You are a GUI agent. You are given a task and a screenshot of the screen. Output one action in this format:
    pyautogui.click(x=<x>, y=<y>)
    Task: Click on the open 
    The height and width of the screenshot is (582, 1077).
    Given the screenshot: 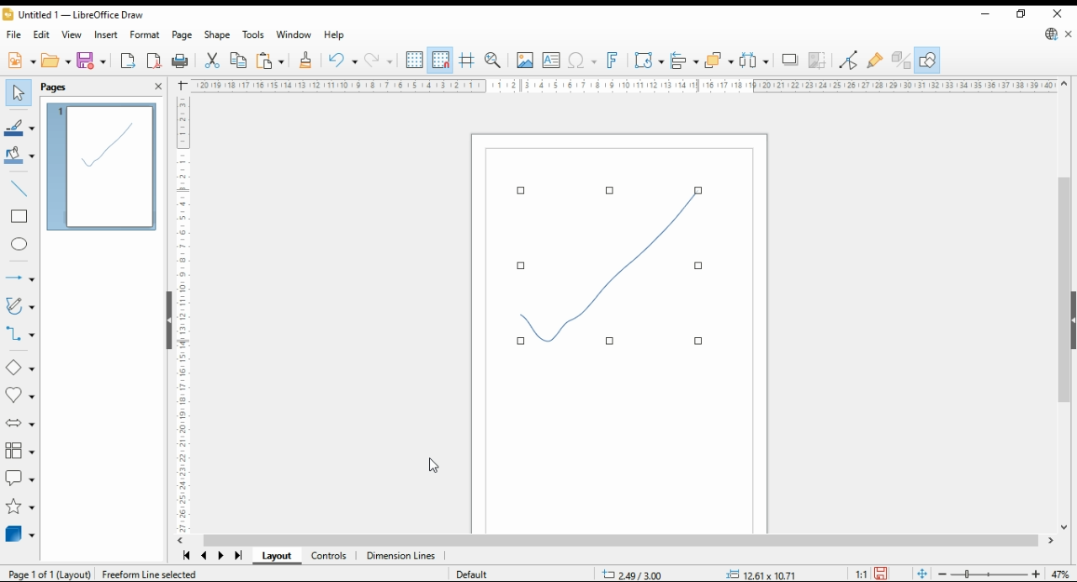 What is the action you would take?
    pyautogui.click(x=56, y=61)
    